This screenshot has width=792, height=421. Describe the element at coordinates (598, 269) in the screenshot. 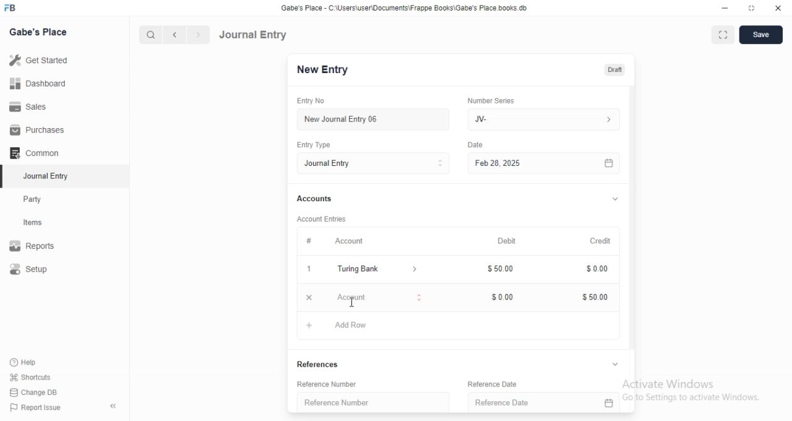

I see `$000` at that location.